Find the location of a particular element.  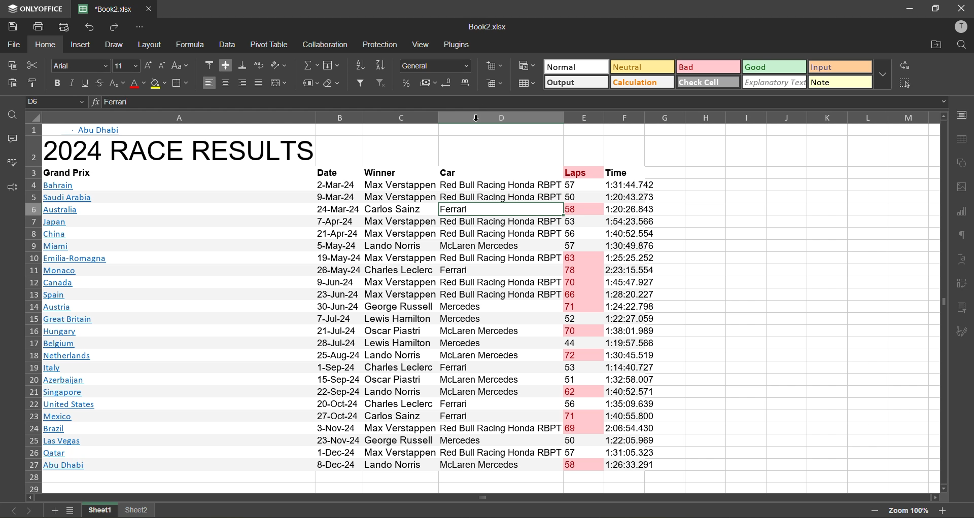

accounting is located at coordinates (429, 83).